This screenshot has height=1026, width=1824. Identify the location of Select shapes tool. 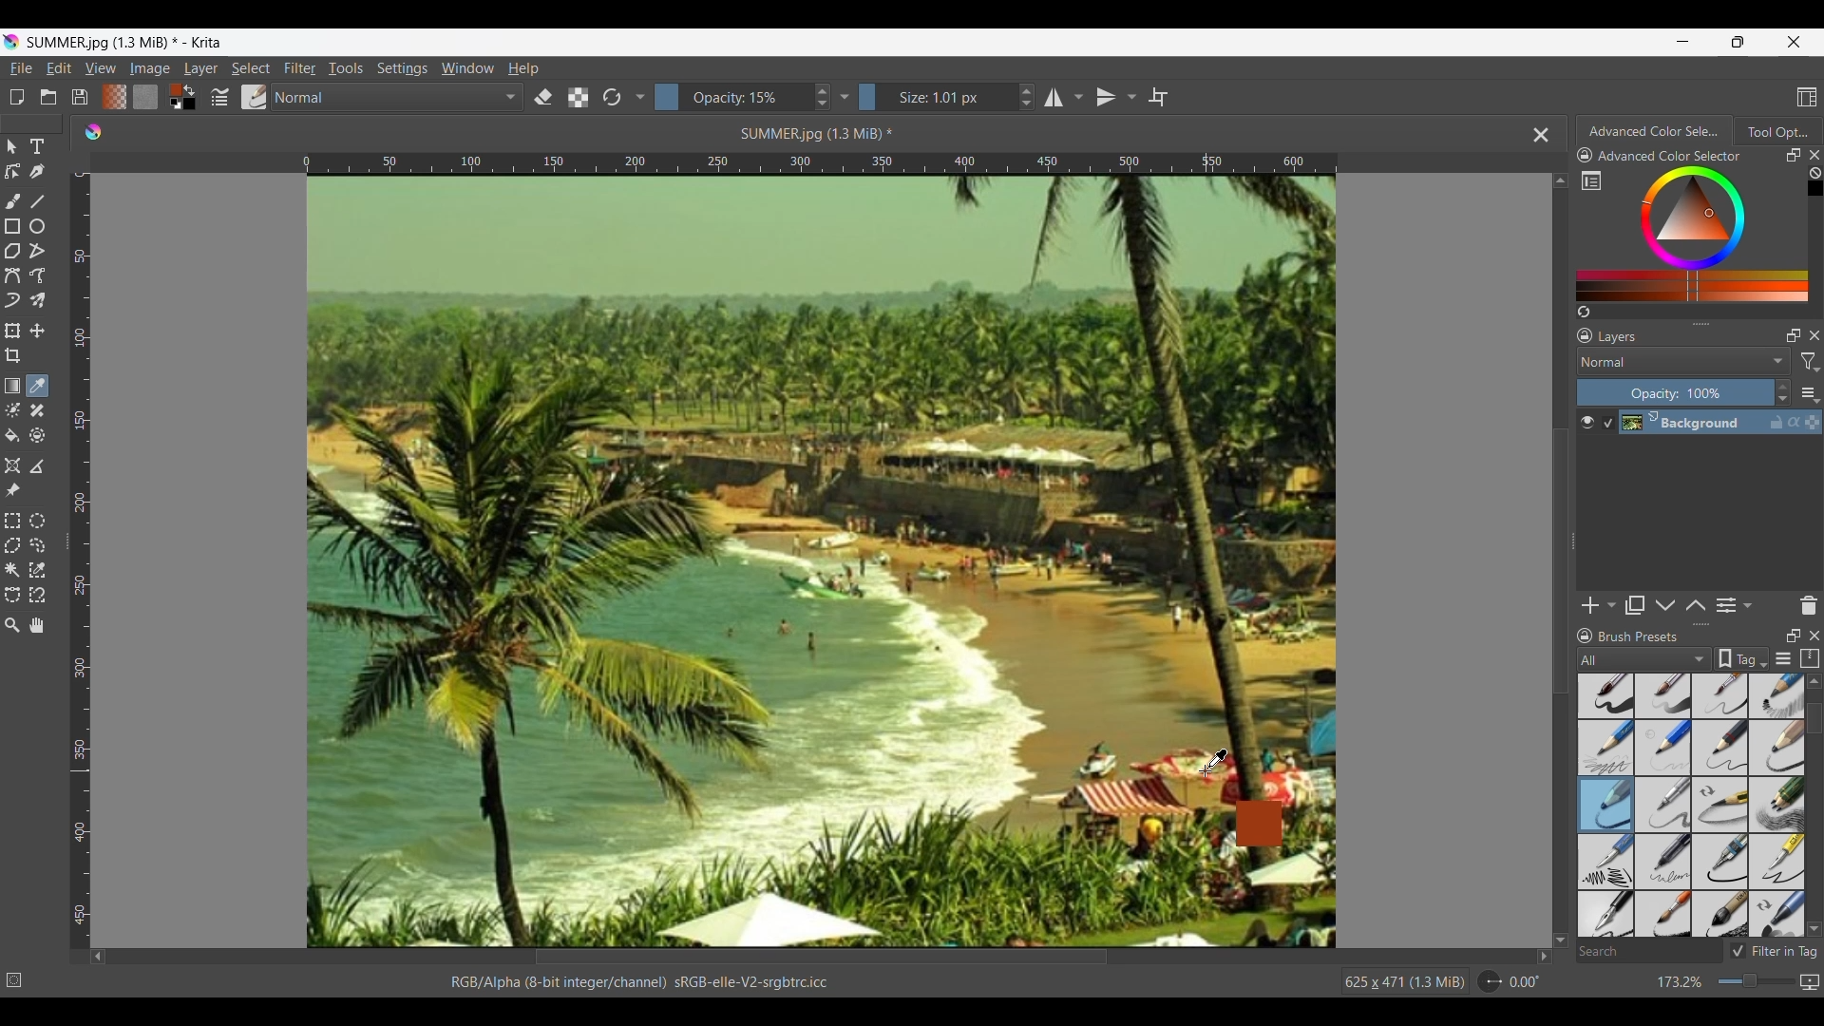
(12, 146).